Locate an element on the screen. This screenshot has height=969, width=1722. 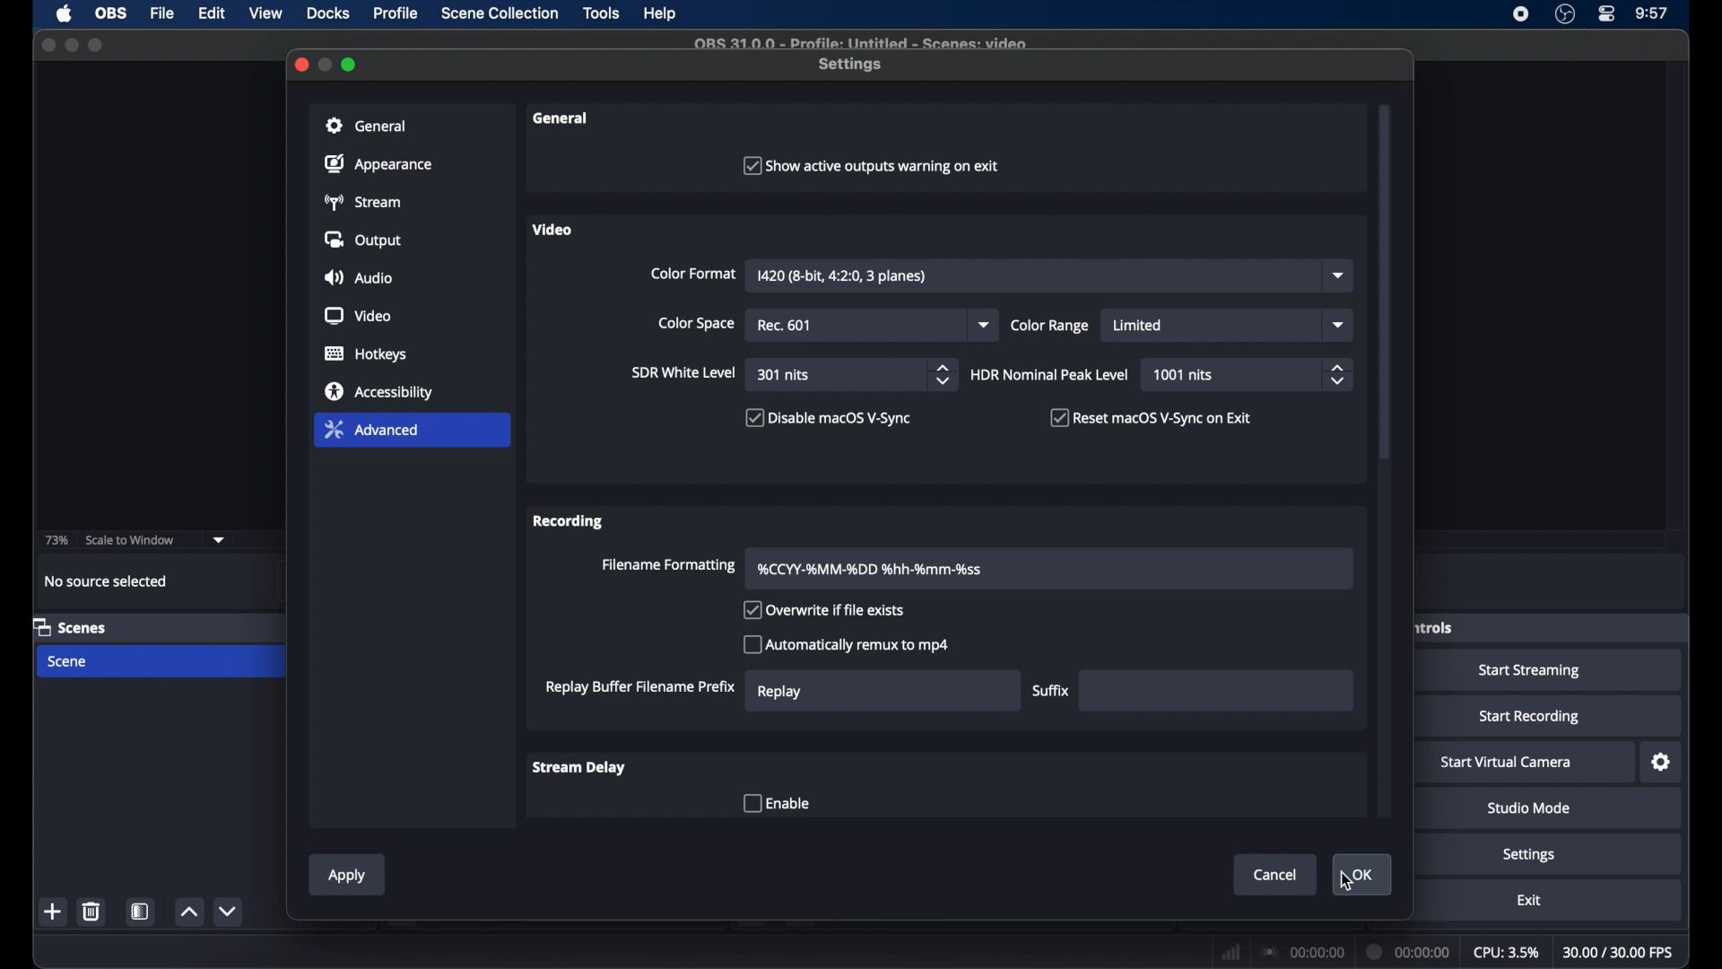
checkbox is located at coordinates (829, 417).